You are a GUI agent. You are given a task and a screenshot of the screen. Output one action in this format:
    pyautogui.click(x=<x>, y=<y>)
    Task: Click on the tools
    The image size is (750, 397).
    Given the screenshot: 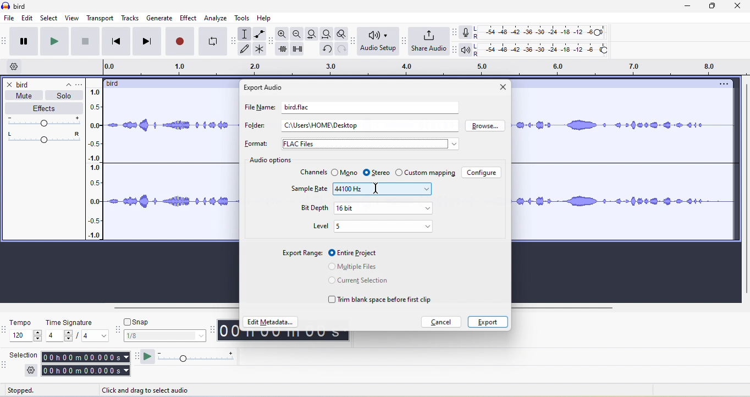 What is the action you would take?
    pyautogui.click(x=244, y=19)
    